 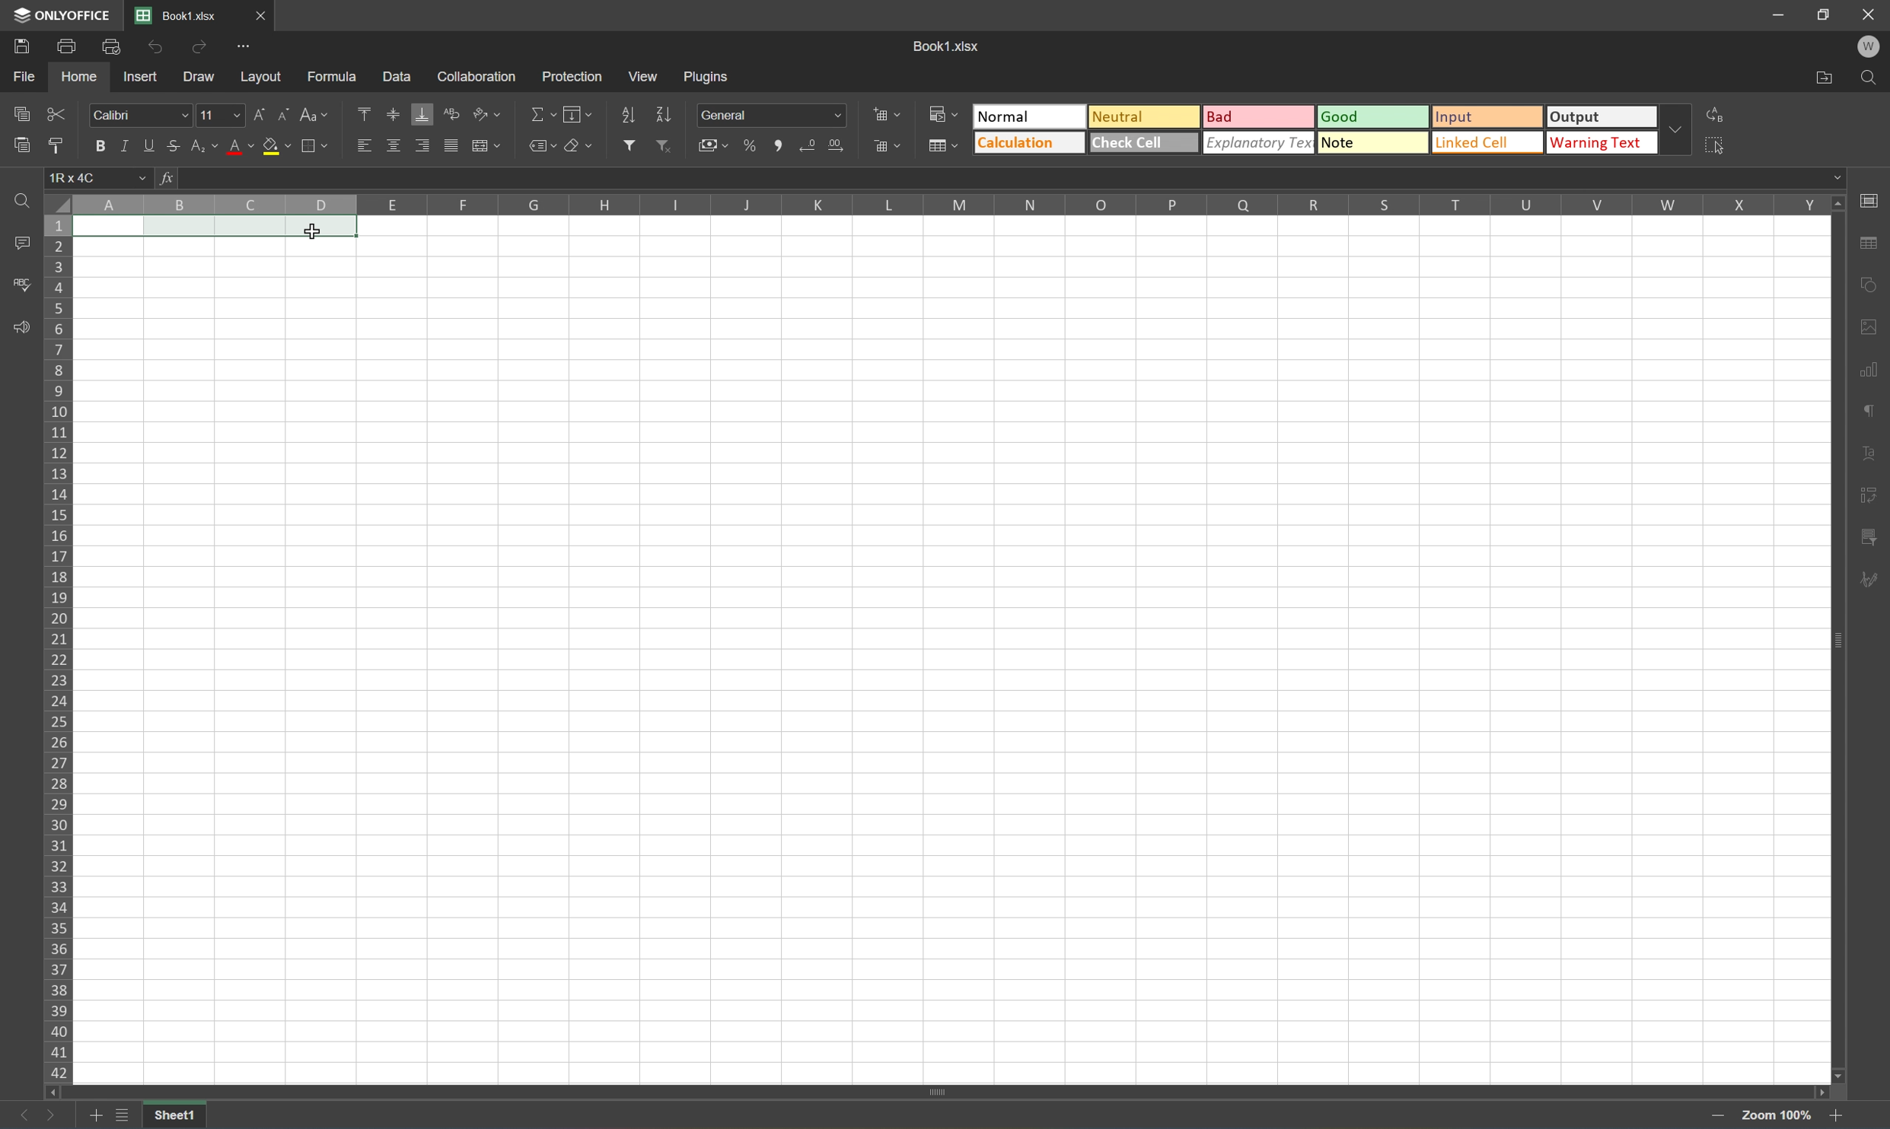 What do you see at coordinates (394, 114) in the screenshot?
I see `Align middle` at bounding box center [394, 114].